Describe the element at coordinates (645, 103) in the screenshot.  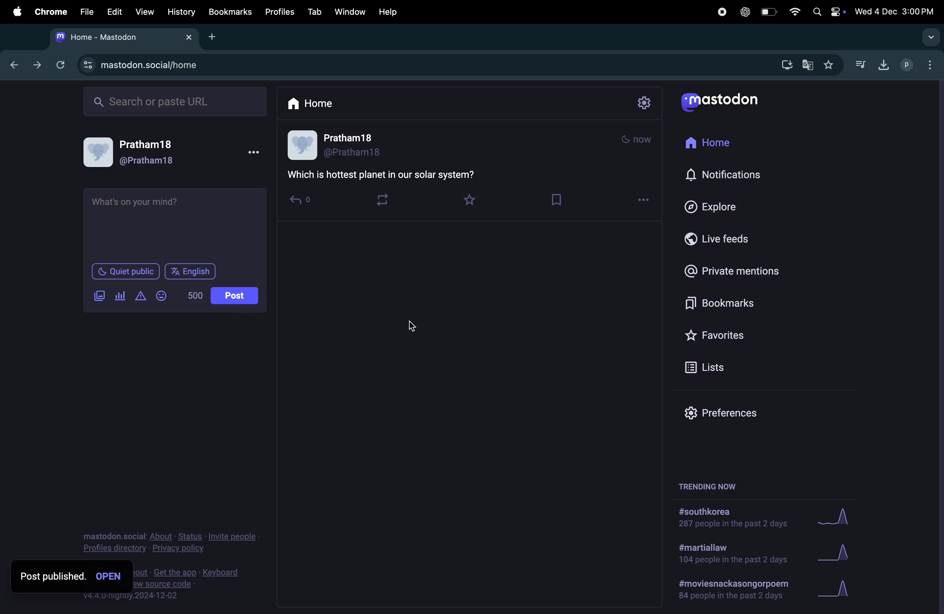
I see `settings` at that location.